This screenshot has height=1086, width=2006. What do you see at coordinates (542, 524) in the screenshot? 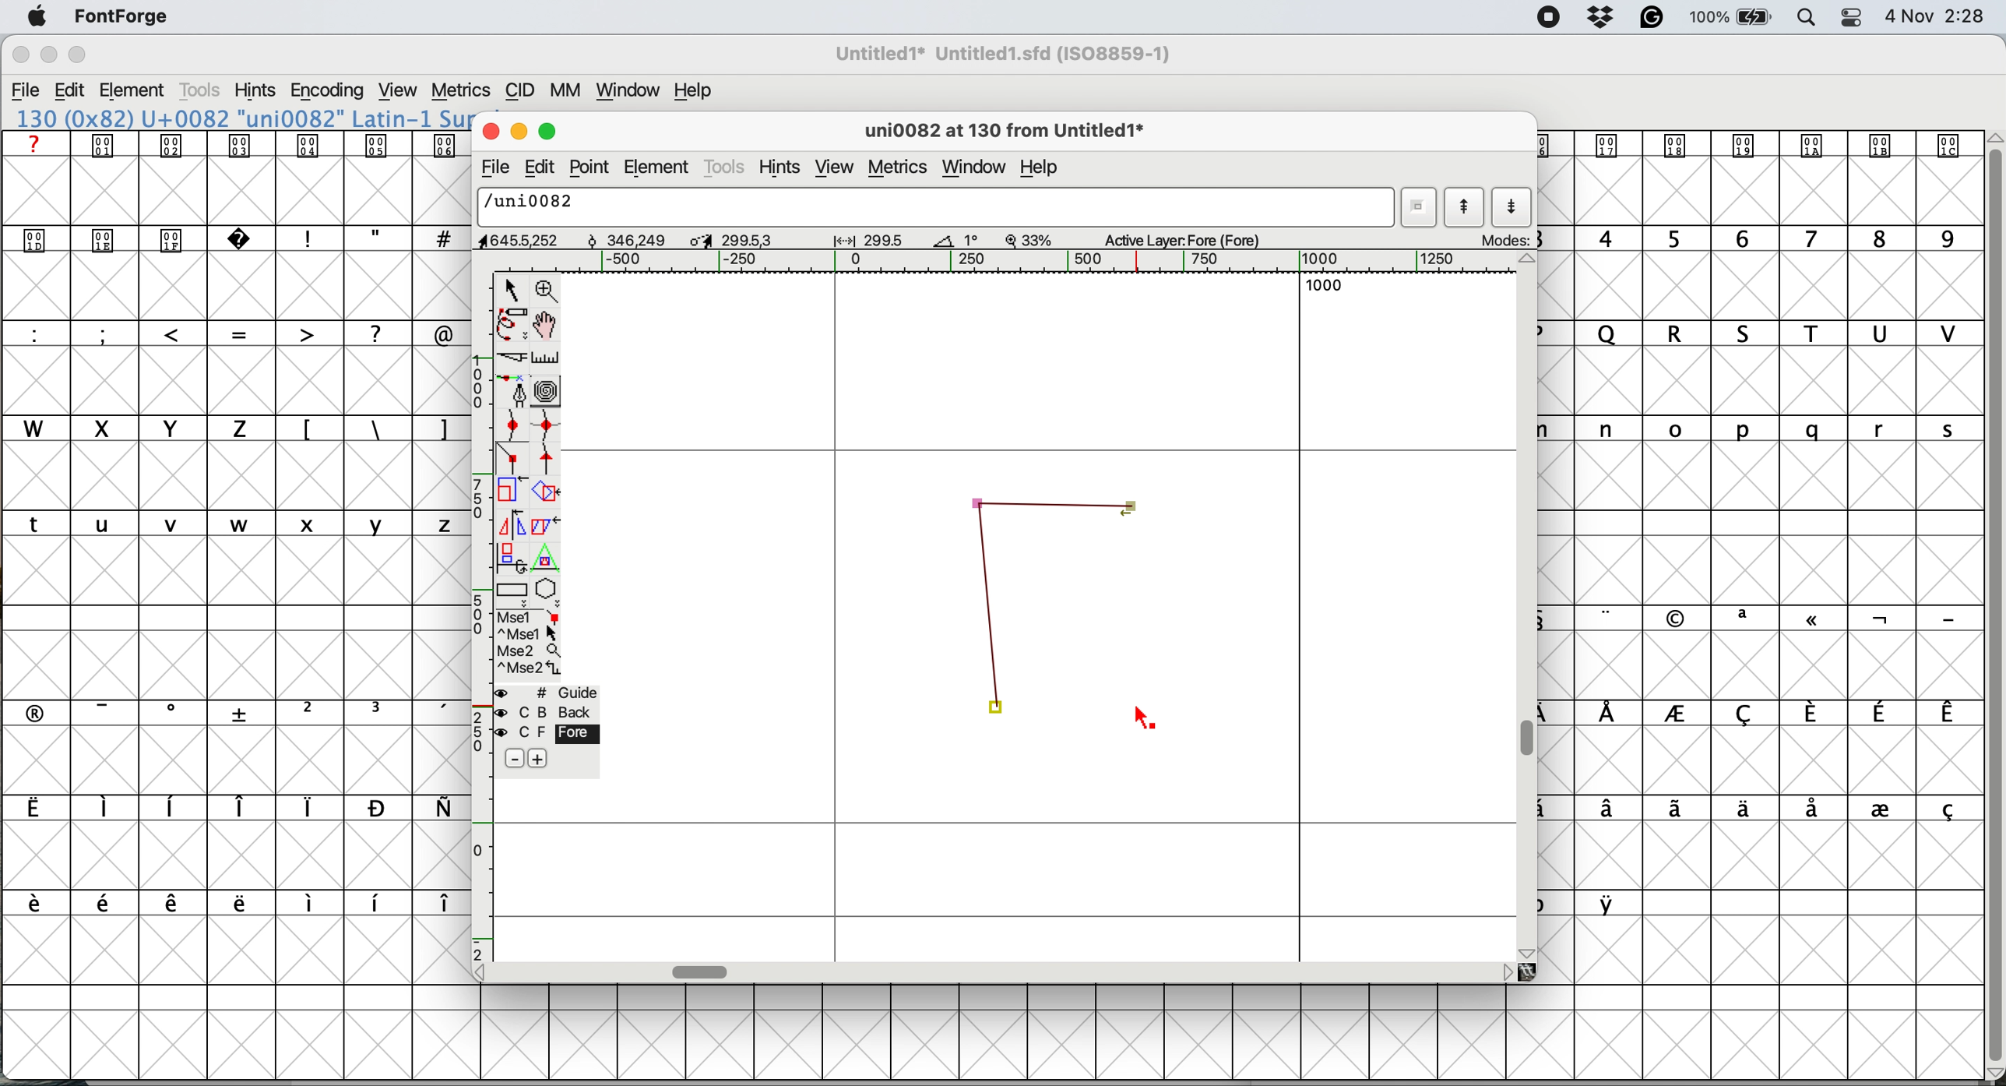
I see `skew the selection` at bounding box center [542, 524].